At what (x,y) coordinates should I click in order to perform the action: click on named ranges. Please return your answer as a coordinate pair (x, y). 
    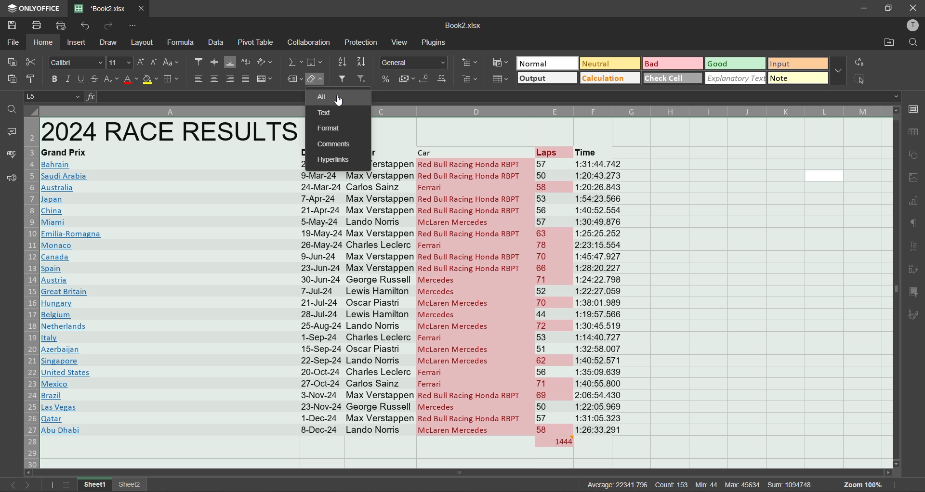
    Looking at the image, I should click on (294, 81).